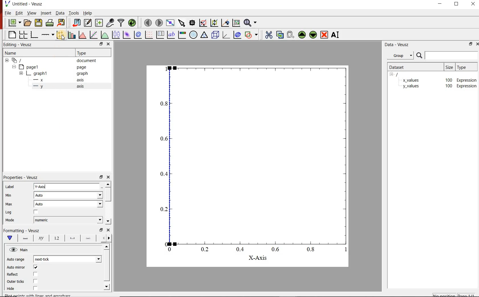  I want to click on axis lane, so click(26, 239).